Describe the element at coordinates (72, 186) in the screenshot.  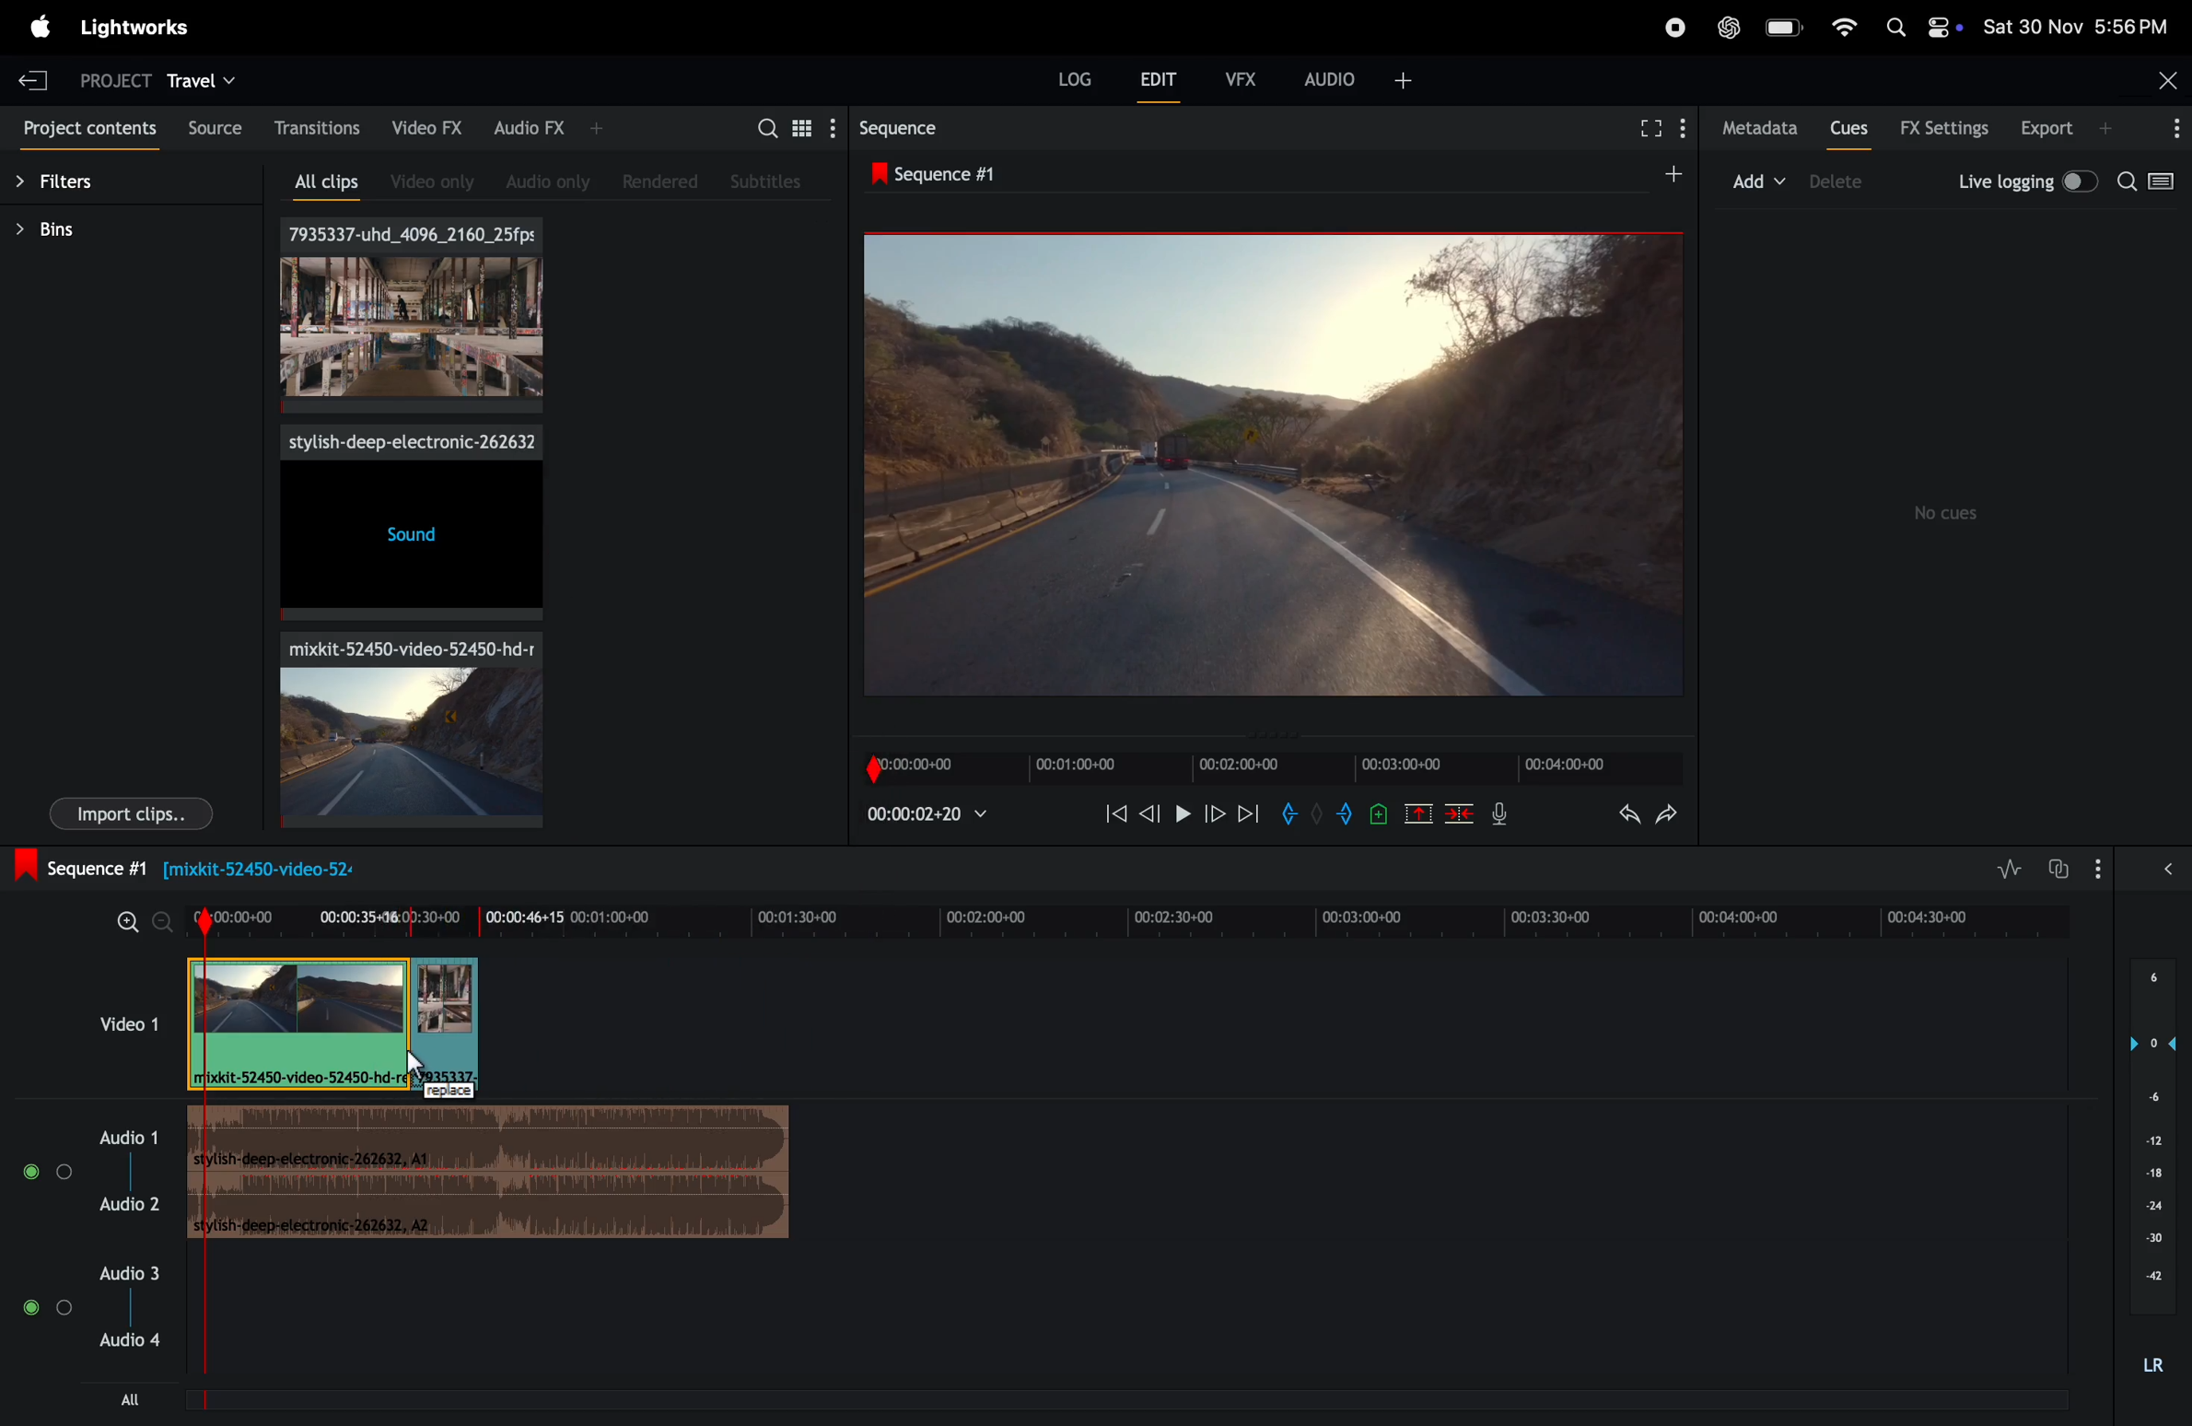
I see `filters` at that location.